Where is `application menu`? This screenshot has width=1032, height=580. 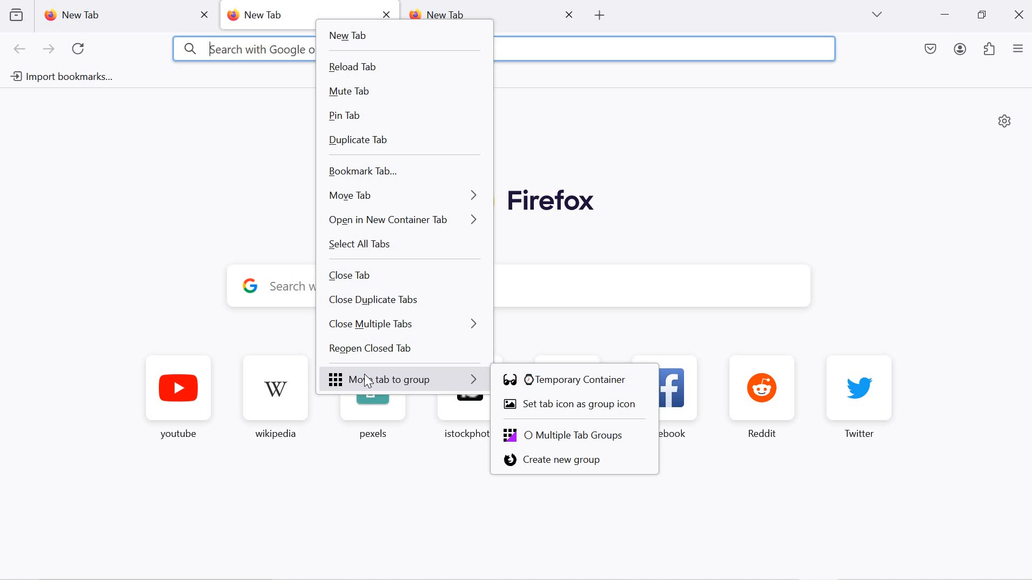 application menu is located at coordinates (1018, 50).